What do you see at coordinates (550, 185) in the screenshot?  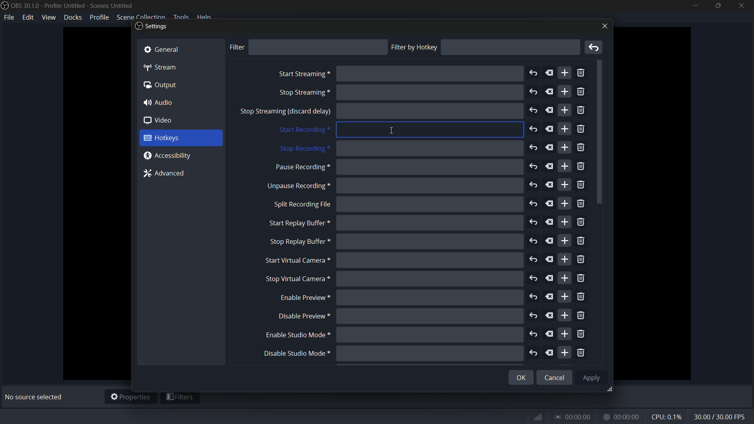 I see `delete` at bounding box center [550, 185].